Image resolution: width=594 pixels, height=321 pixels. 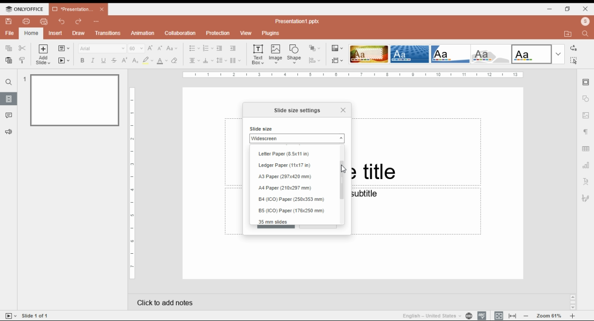 What do you see at coordinates (9, 132) in the screenshot?
I see `feedback and support` at bounding box center [9, 132].